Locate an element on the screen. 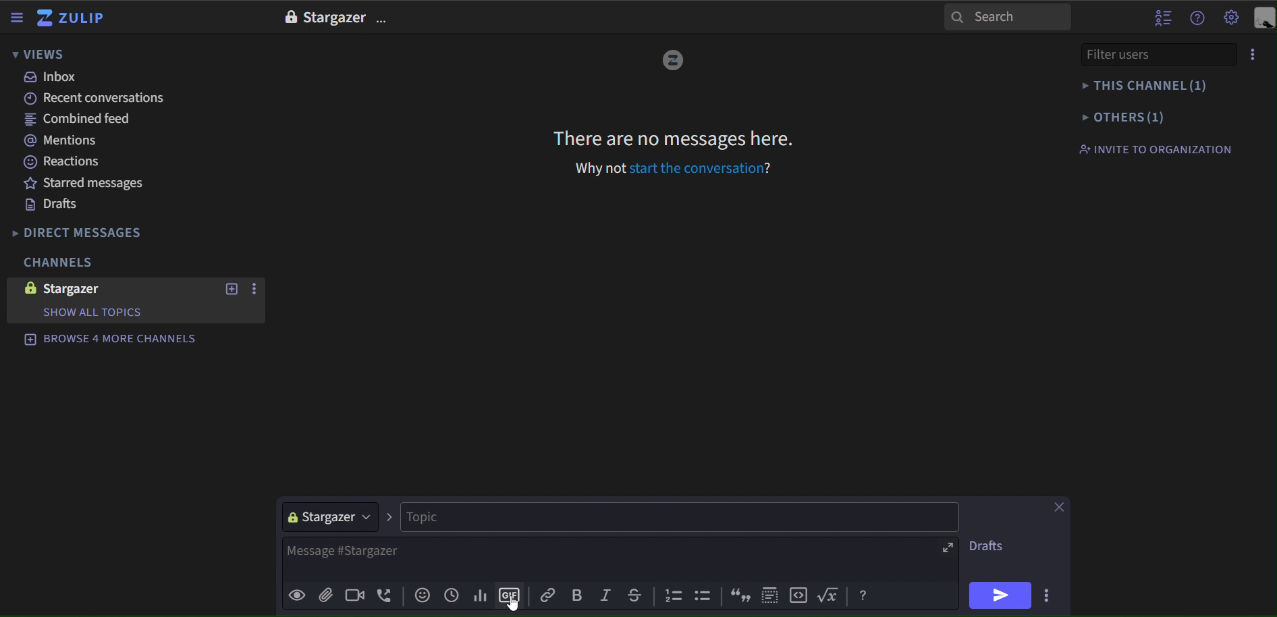 Image resolution: width=1277 pixels, height=617 pixels. hide sidebar is located at coordinates (18, 19).